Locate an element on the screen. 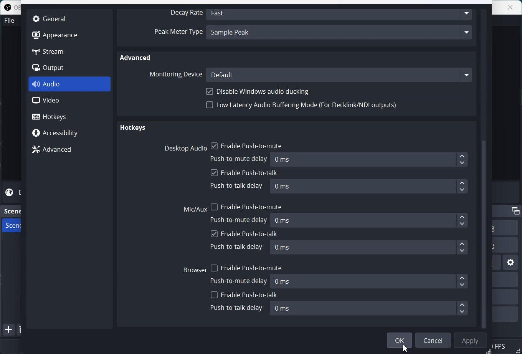 The height and width of the screenshot is (354, 522). Disable Windows audio ducking is located at coordinates (259, 91).